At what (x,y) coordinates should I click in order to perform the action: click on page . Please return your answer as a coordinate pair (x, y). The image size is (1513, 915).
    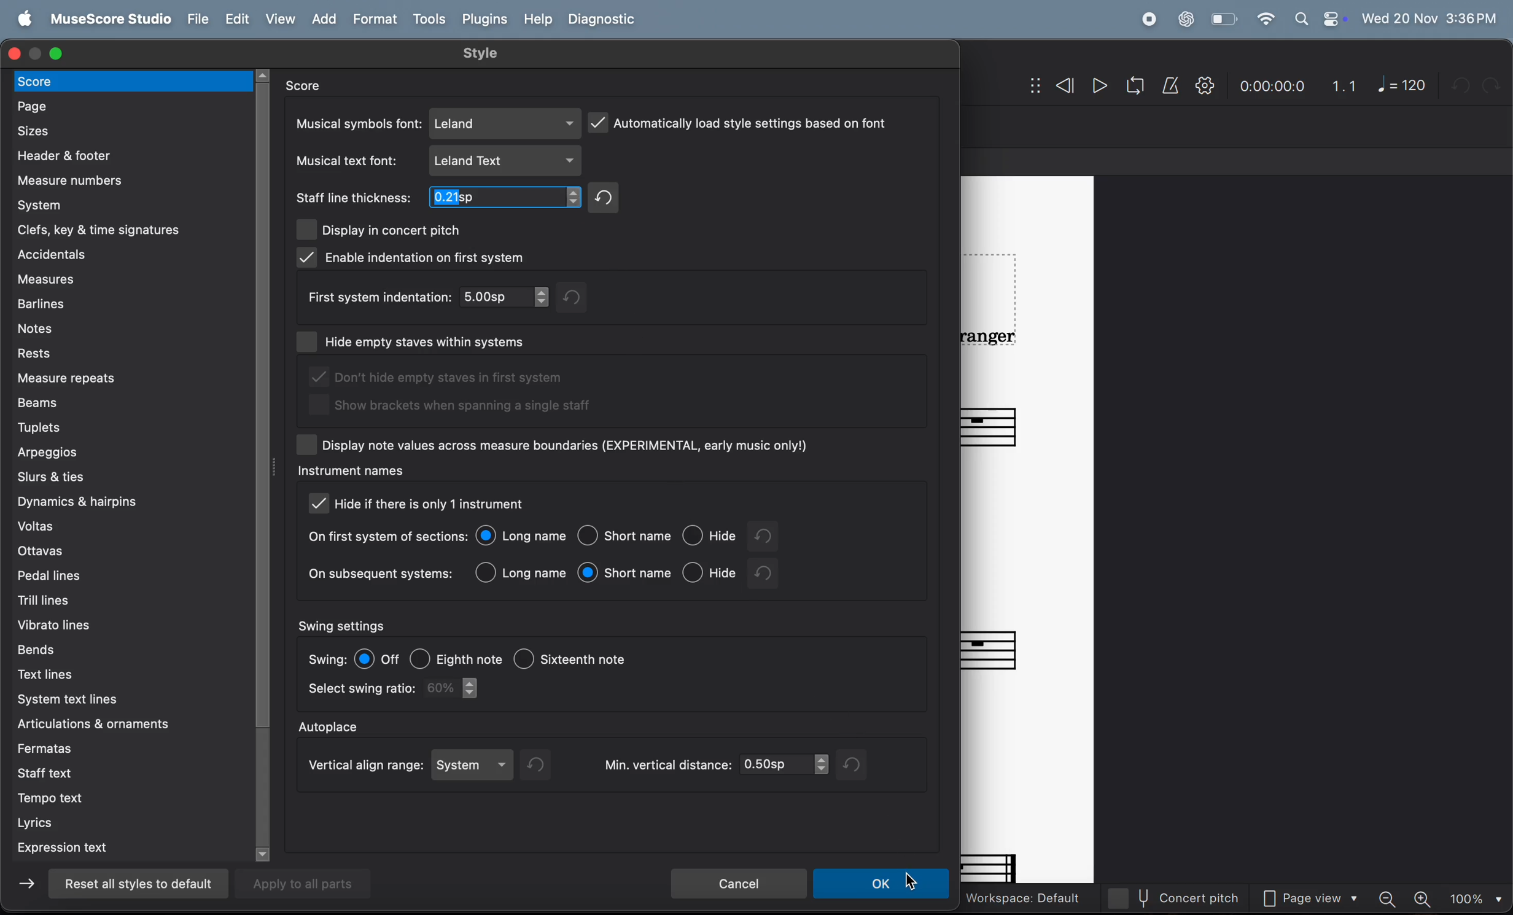
    Looking at the image, I should click on (131, 104).